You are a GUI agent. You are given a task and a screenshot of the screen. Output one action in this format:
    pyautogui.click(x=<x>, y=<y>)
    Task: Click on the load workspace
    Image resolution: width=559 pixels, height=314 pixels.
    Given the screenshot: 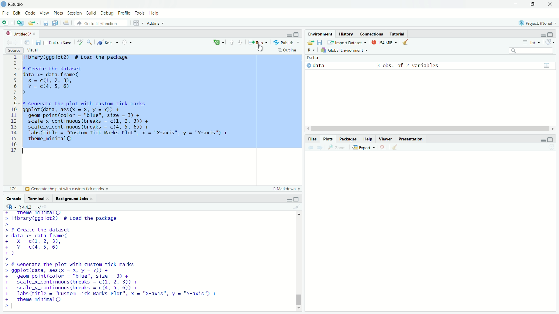 What is the action you would take?
    pyautogui.click(x=310, y=42)
    